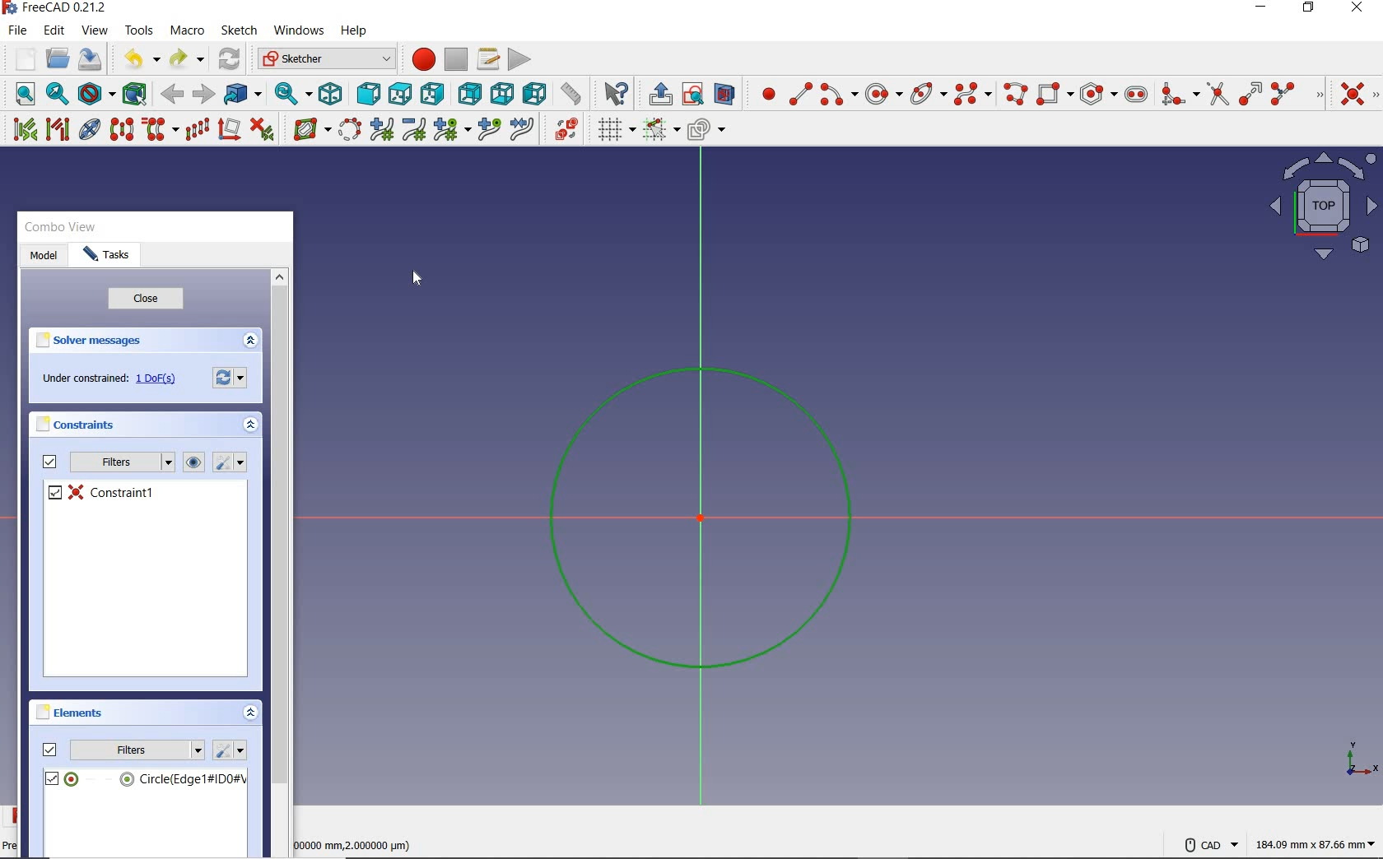  Describe the element at coordinates (251, 341) in the screenshot. I see `collapse` at that location.